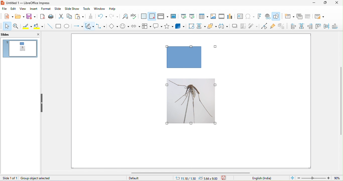 The width and height of the screenshot is (343, 181). What do you see at coordinates (23, 47) in the screenshot?
I see `change of position appeared ` at bounding box center [23, 47].